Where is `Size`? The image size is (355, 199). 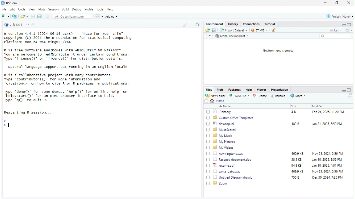 Size is located at coordinates (294, 106).